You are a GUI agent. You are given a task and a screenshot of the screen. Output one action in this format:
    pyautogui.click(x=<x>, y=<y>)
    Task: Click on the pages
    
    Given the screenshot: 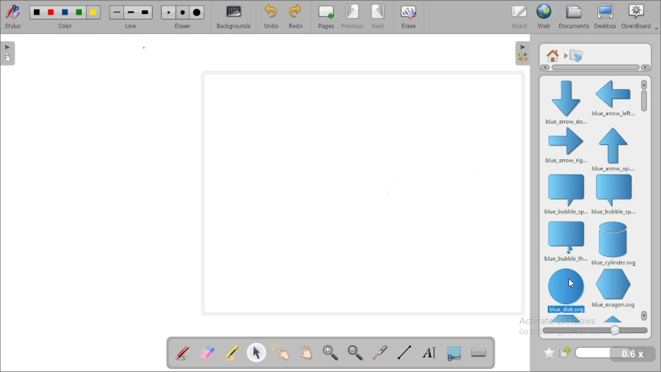 What is the action you would take?
    pyautogui.click(x=326, y=17)
    